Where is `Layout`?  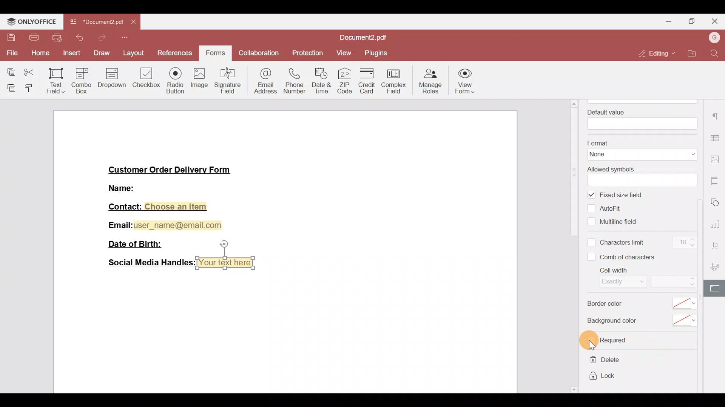 Layout is located at coordinates (133, 52).